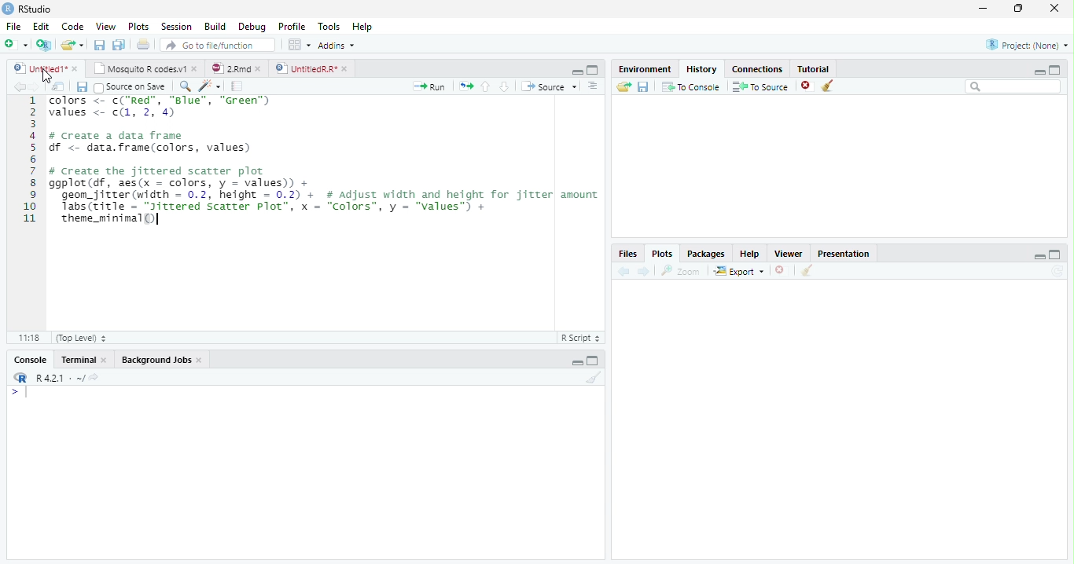 This screenshot has height=564, width=1074. Describe the element at coordinates (690, 87) in the screenshot. I see `To Console` at that location.